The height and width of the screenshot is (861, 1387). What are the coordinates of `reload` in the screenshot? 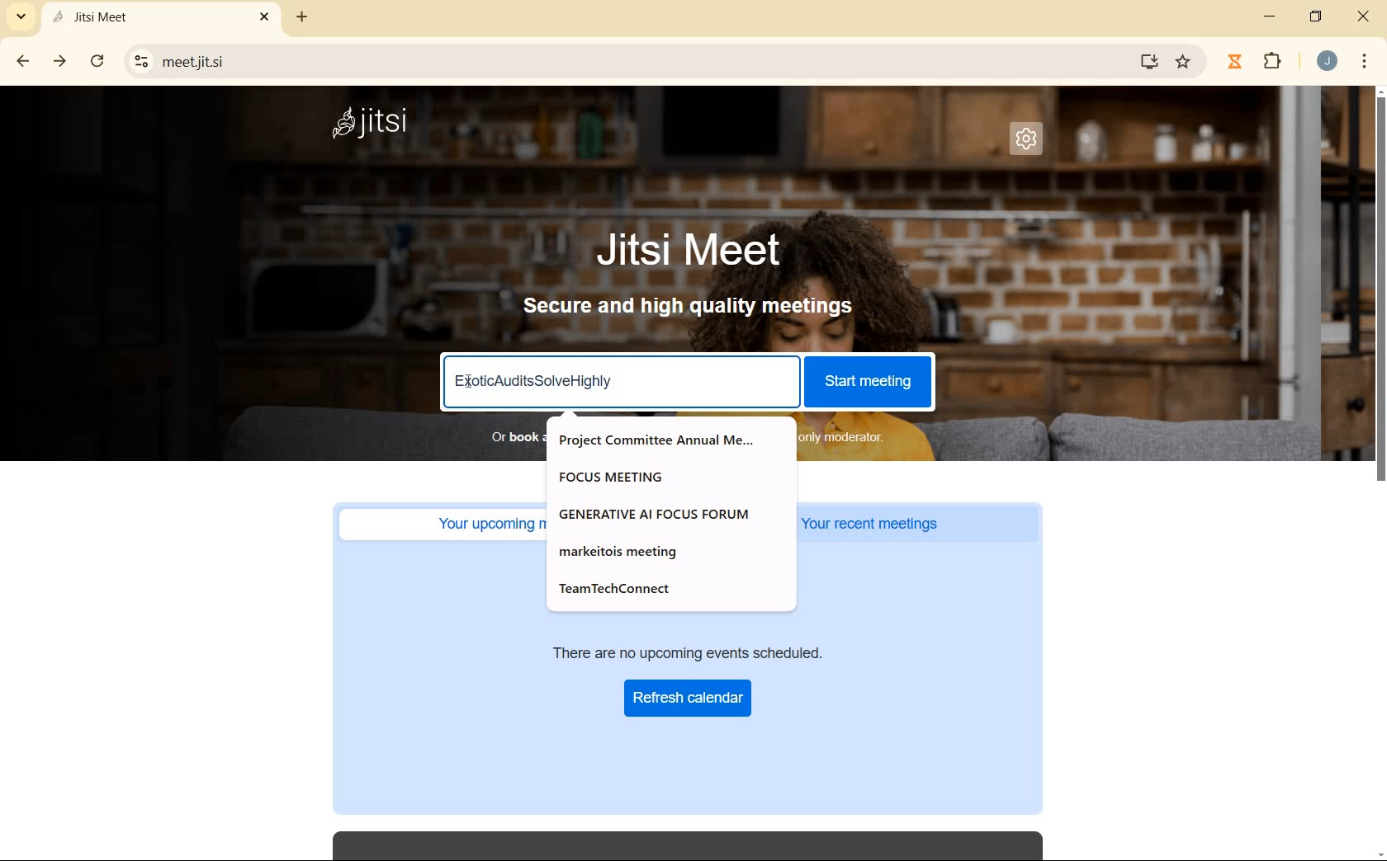 It's located at (97, 59).